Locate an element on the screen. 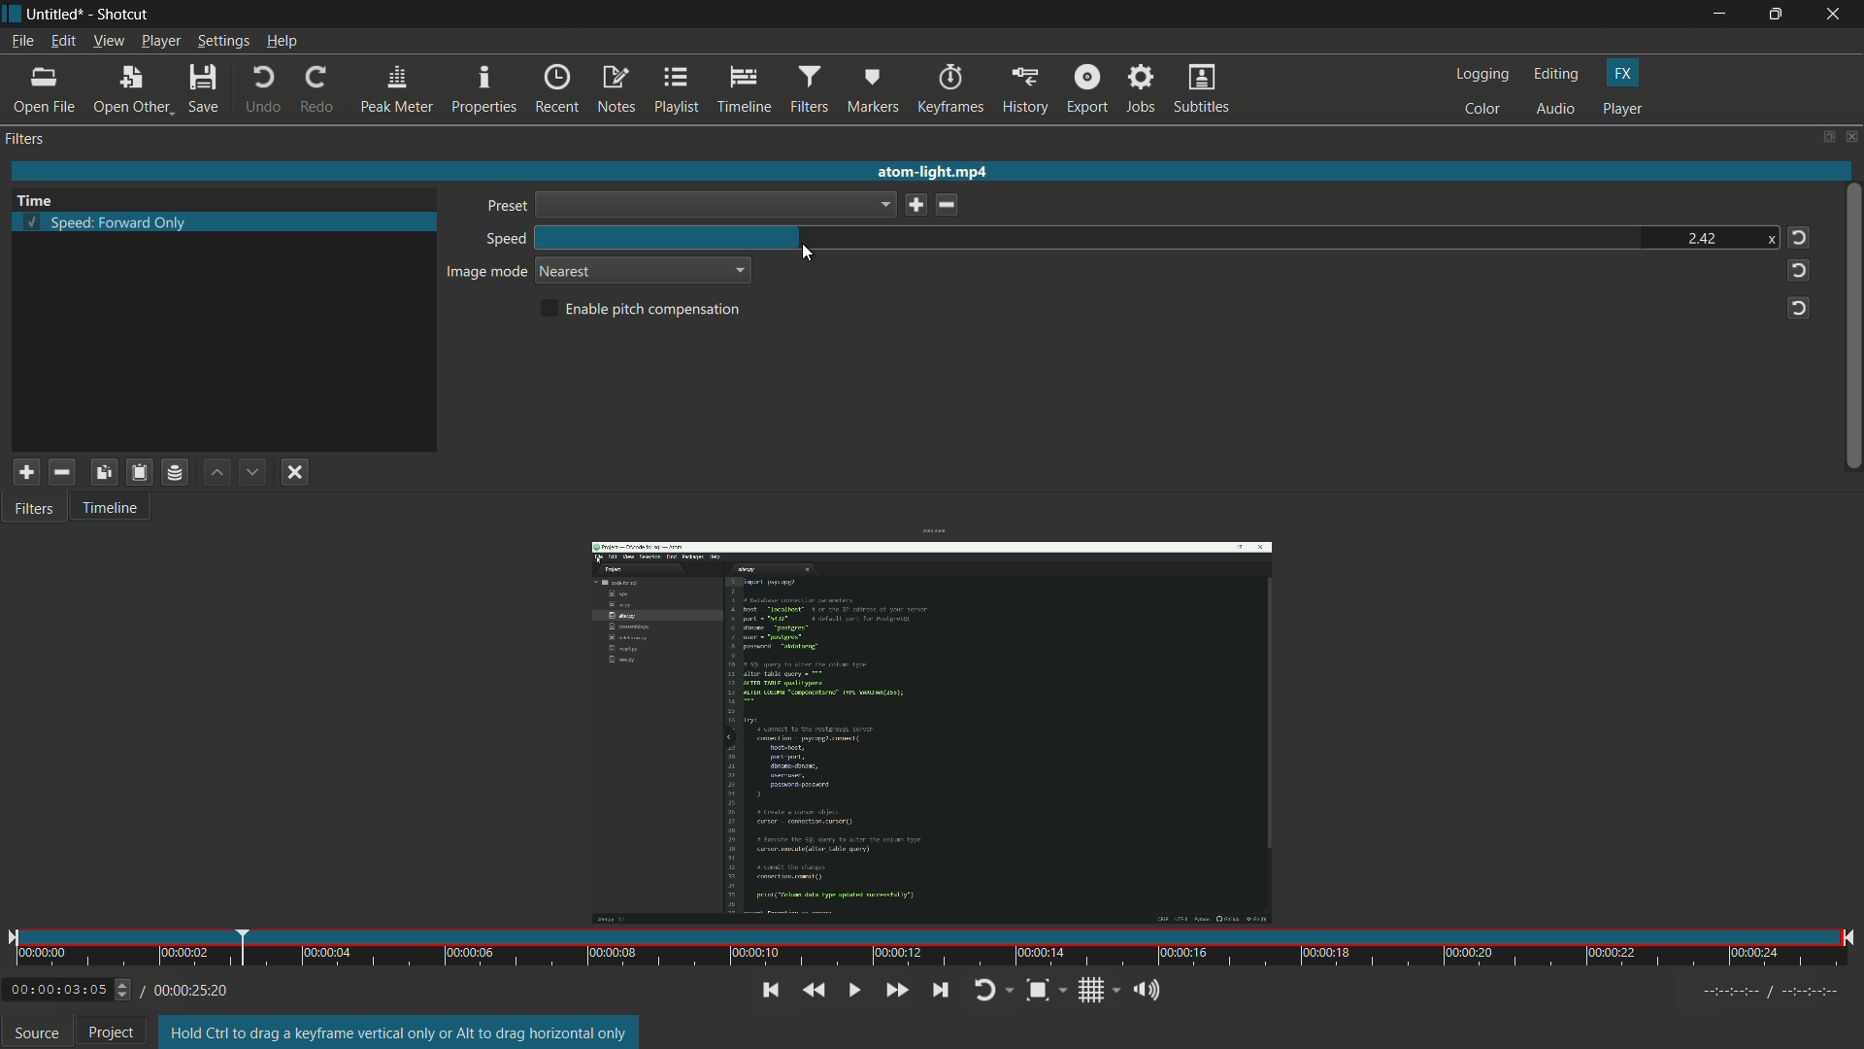 Image resolution: width=1864 pixels, height=1049 pixels. preset is located at coordinates (503, 207).